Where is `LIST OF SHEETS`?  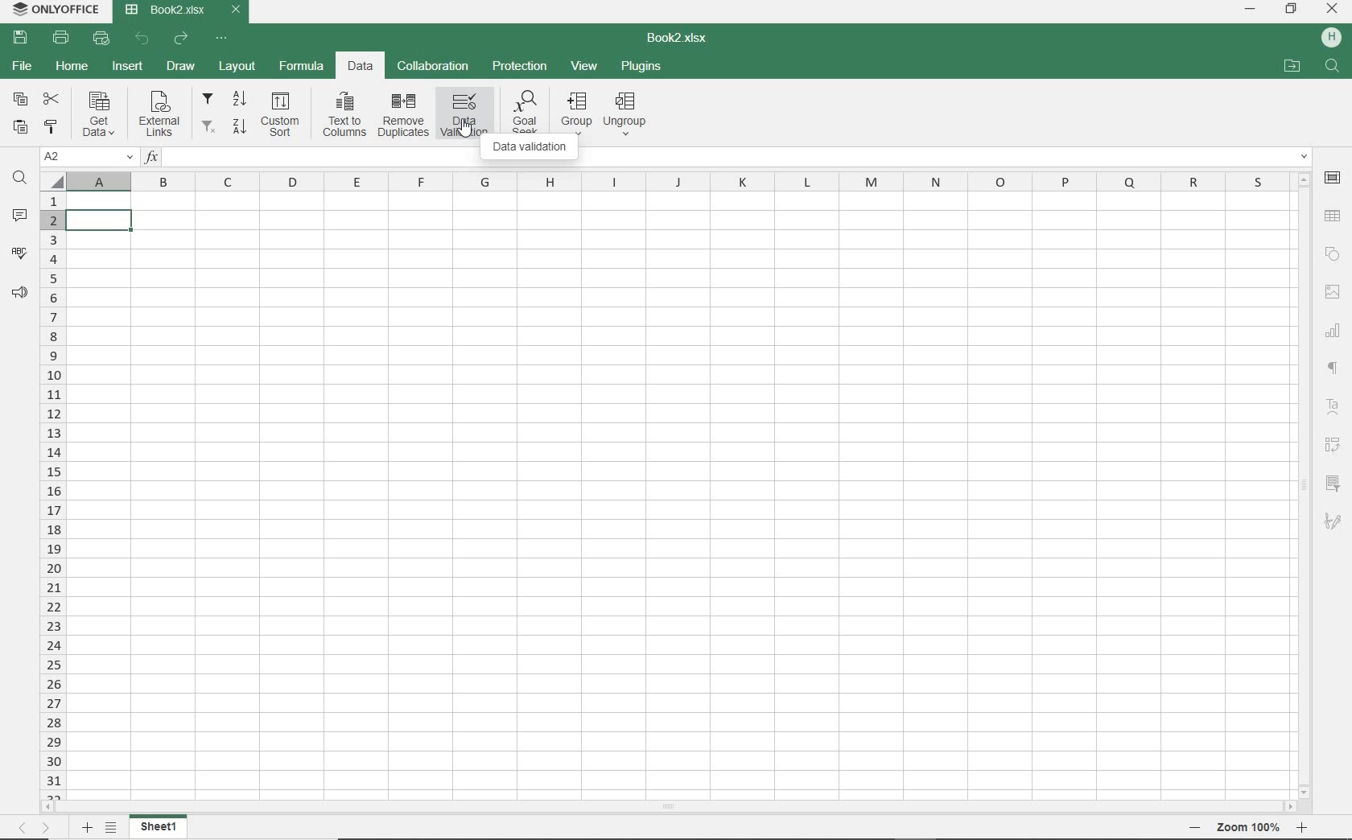 LIST OF SHEETS is located at coordinates (114, 829).